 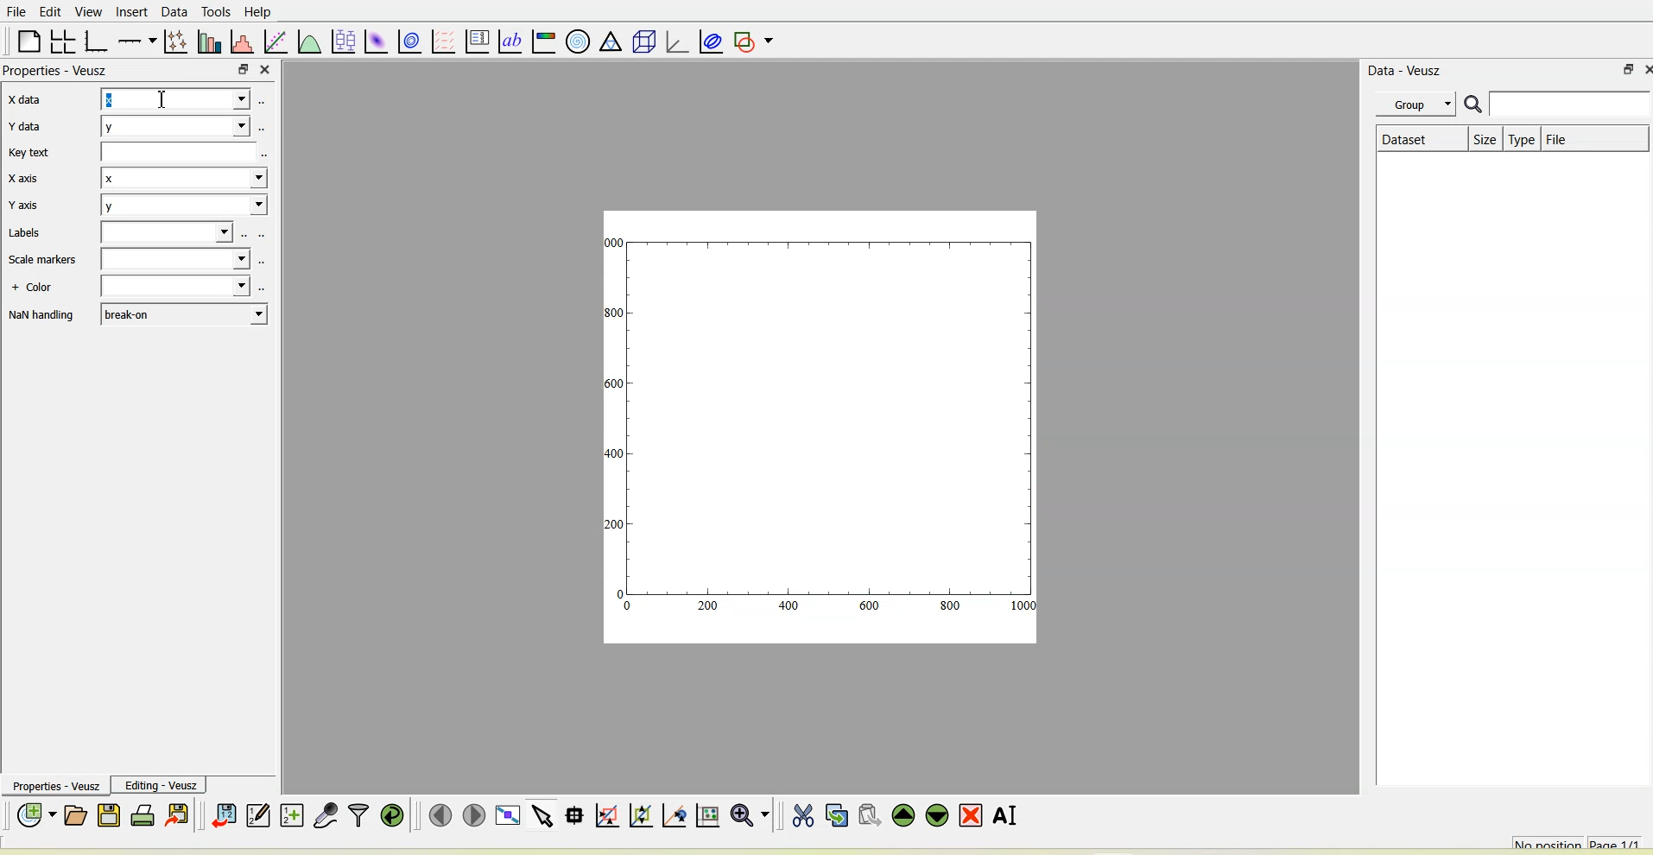 What do you see at coordinates (706, 815) in the screenshot?
I see `Click to reset graph axes` at bounding box center [706, 815].